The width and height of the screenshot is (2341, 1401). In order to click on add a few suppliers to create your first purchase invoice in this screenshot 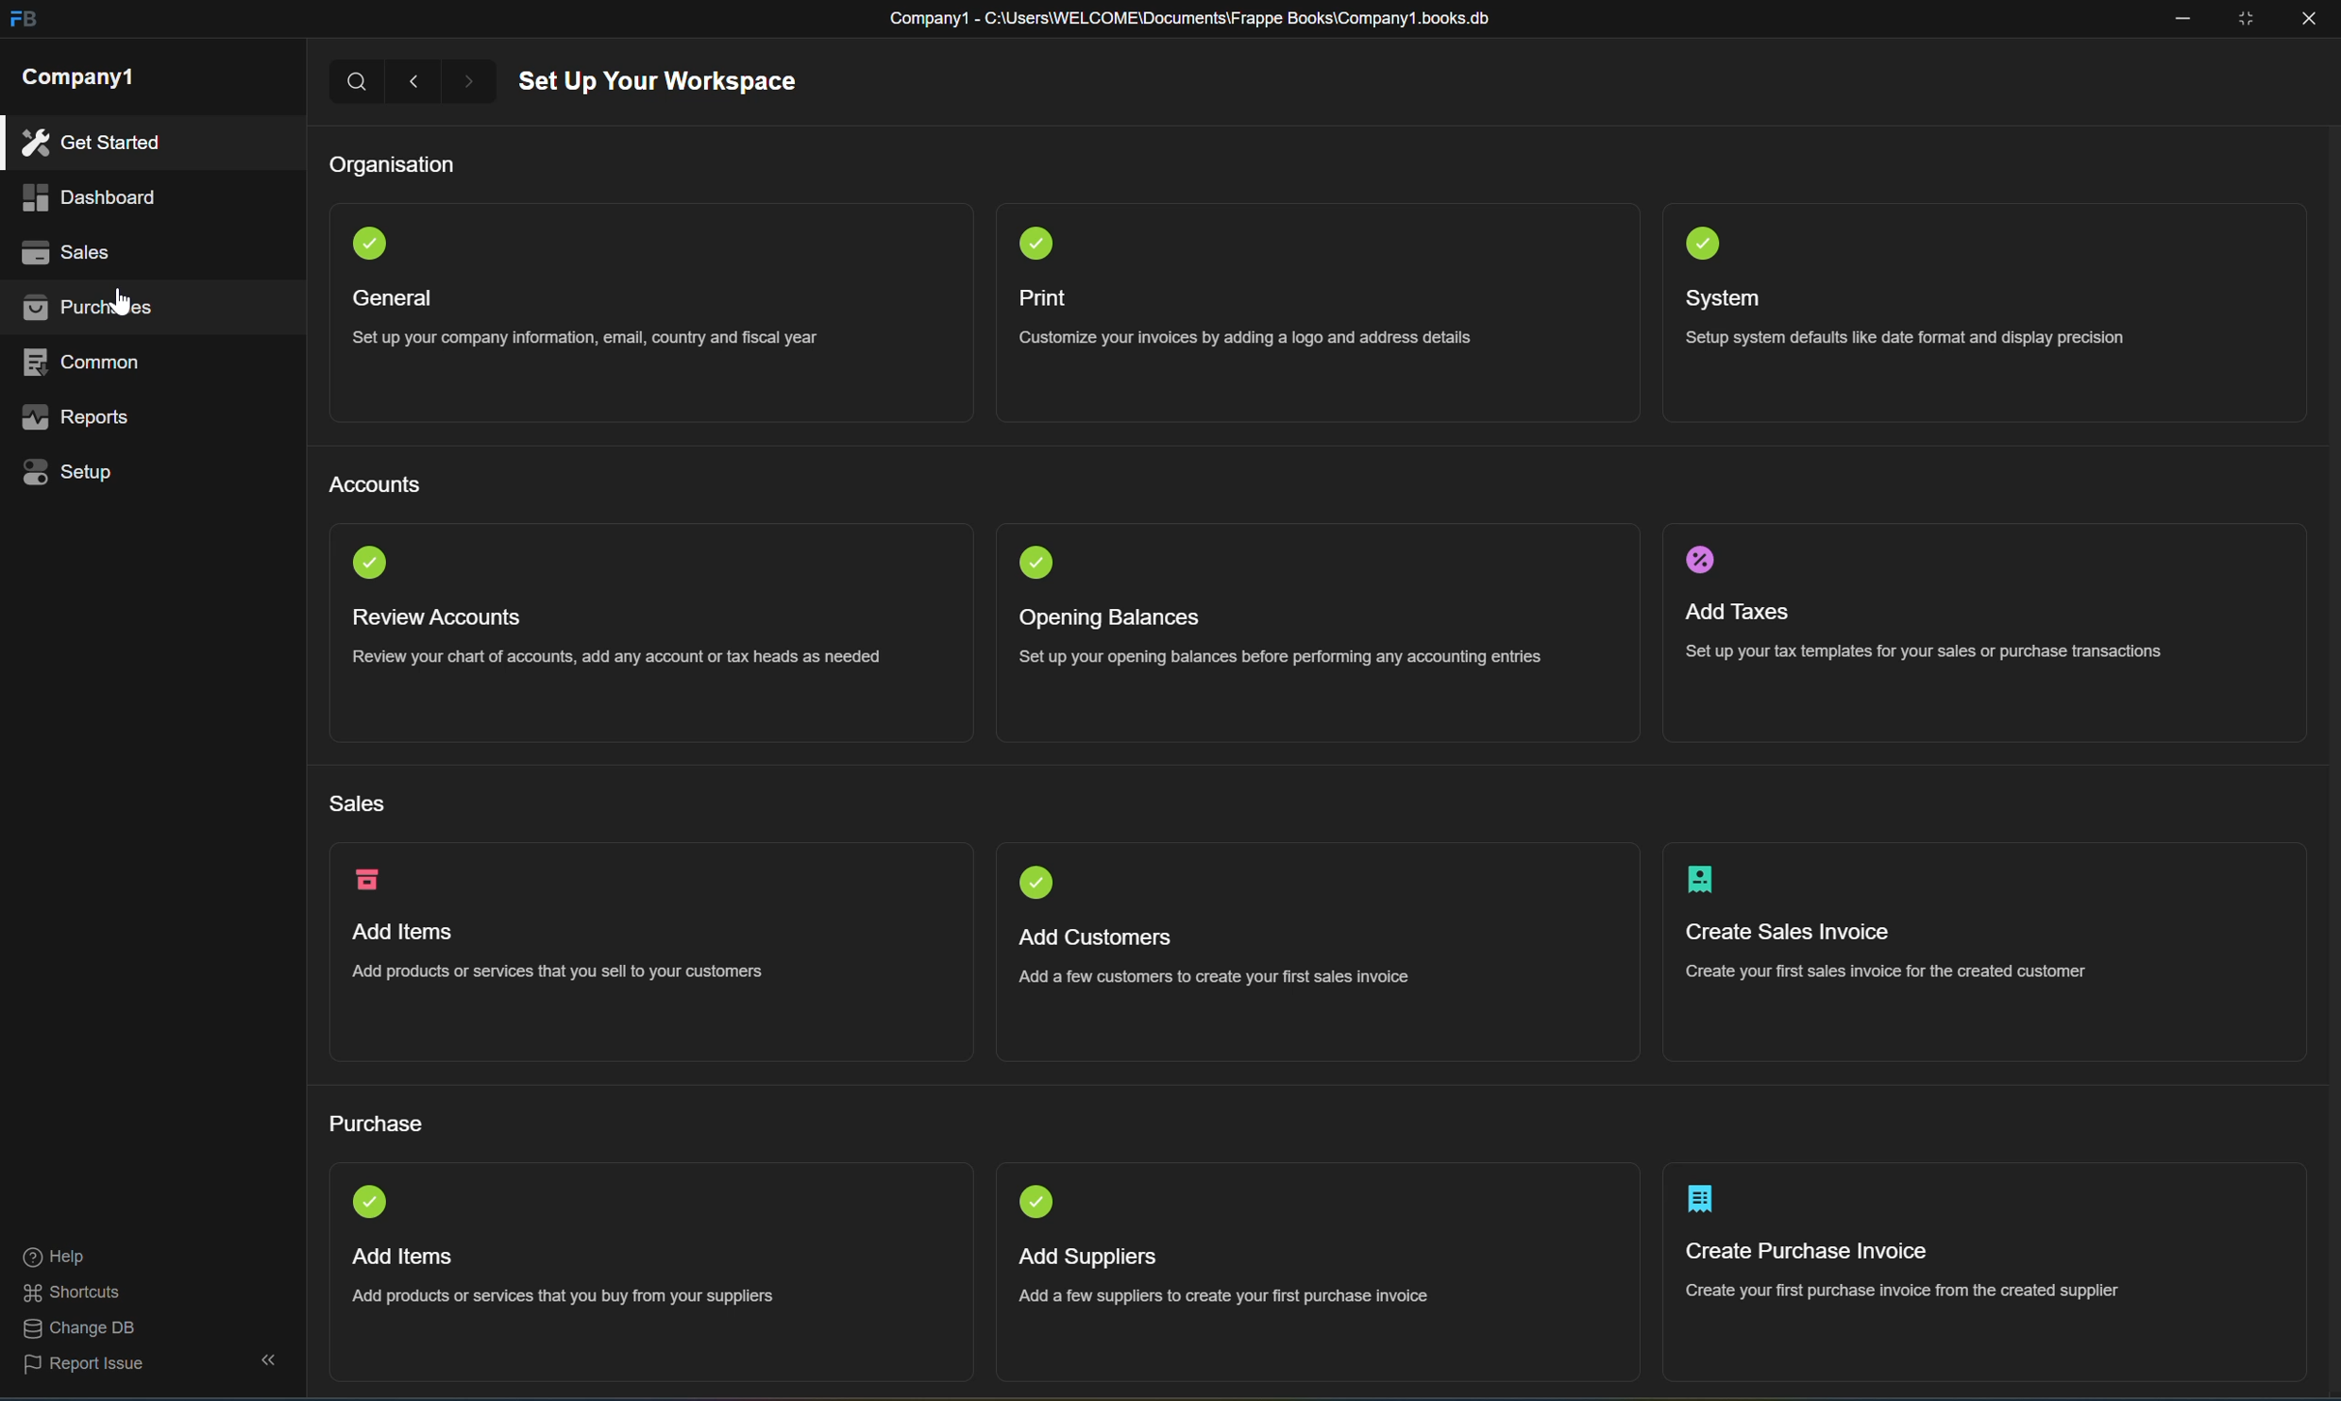, I will do `click(1227, 1293)`.